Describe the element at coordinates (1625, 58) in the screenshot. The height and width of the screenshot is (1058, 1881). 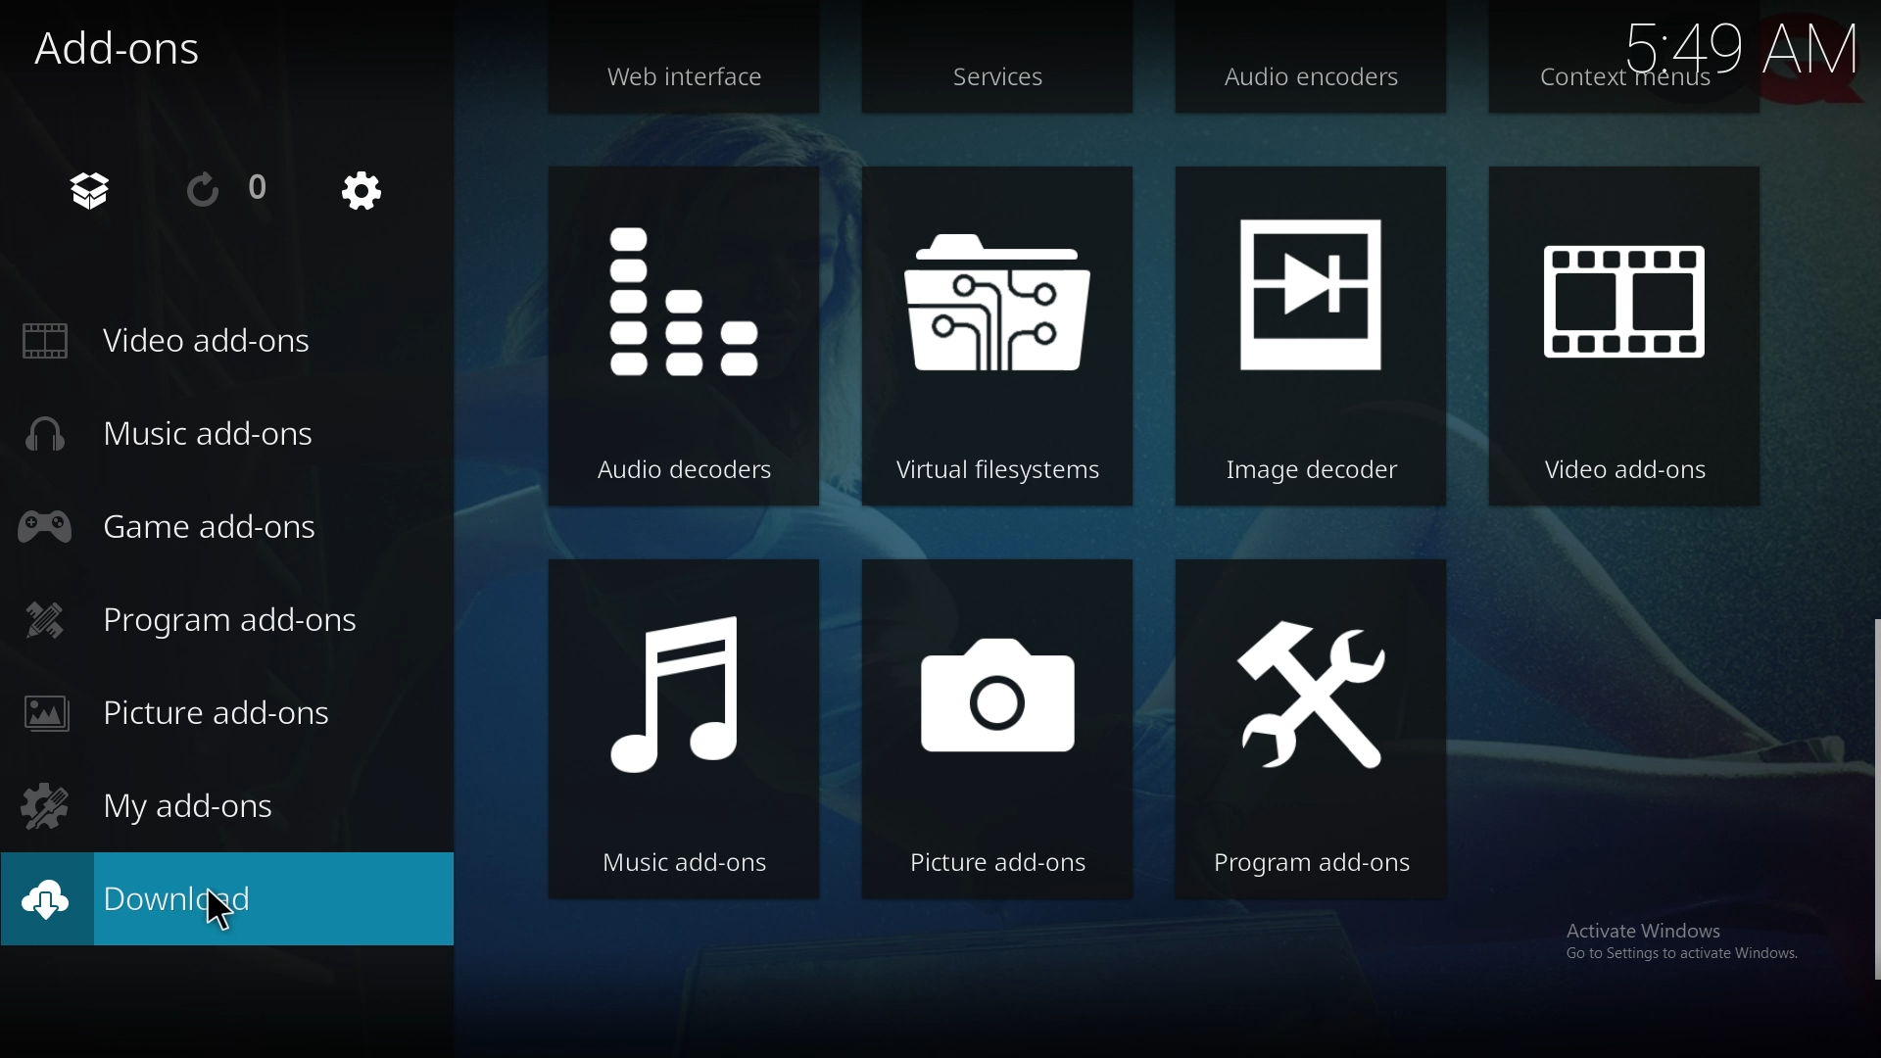
I see `context menus` at that location.